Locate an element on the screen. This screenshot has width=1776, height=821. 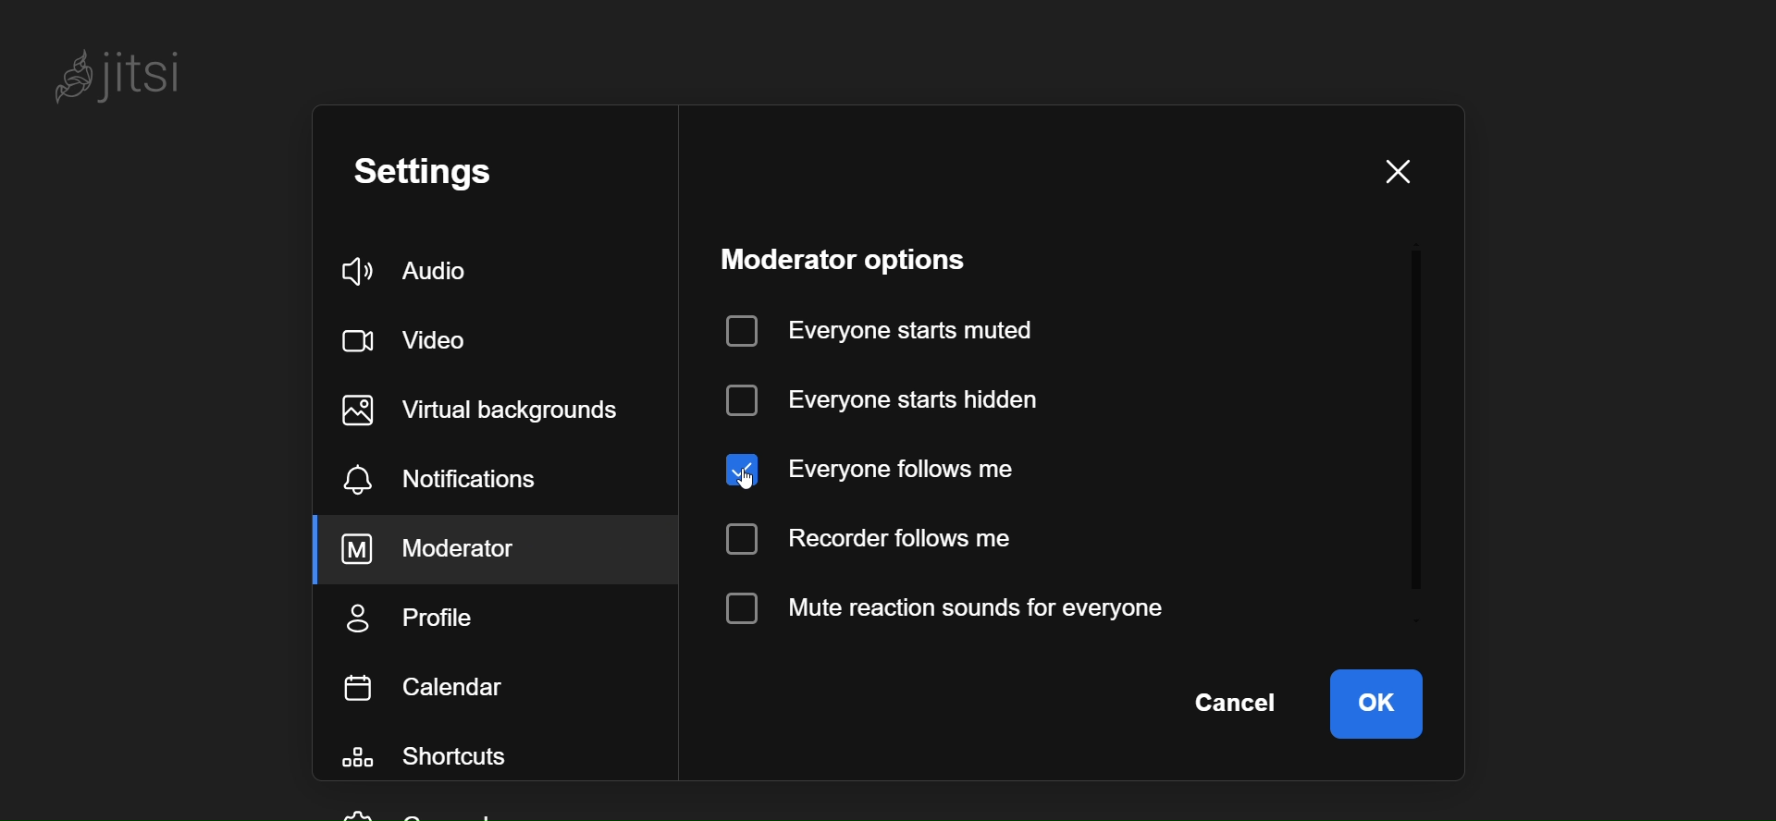
ok is located at coordinates (1375, 702).